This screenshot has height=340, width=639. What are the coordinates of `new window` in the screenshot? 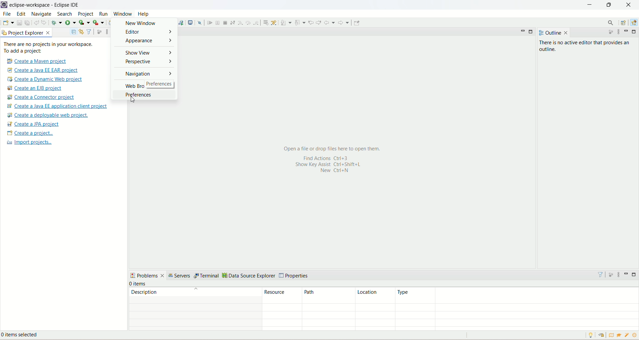 It's located at (145, 23).